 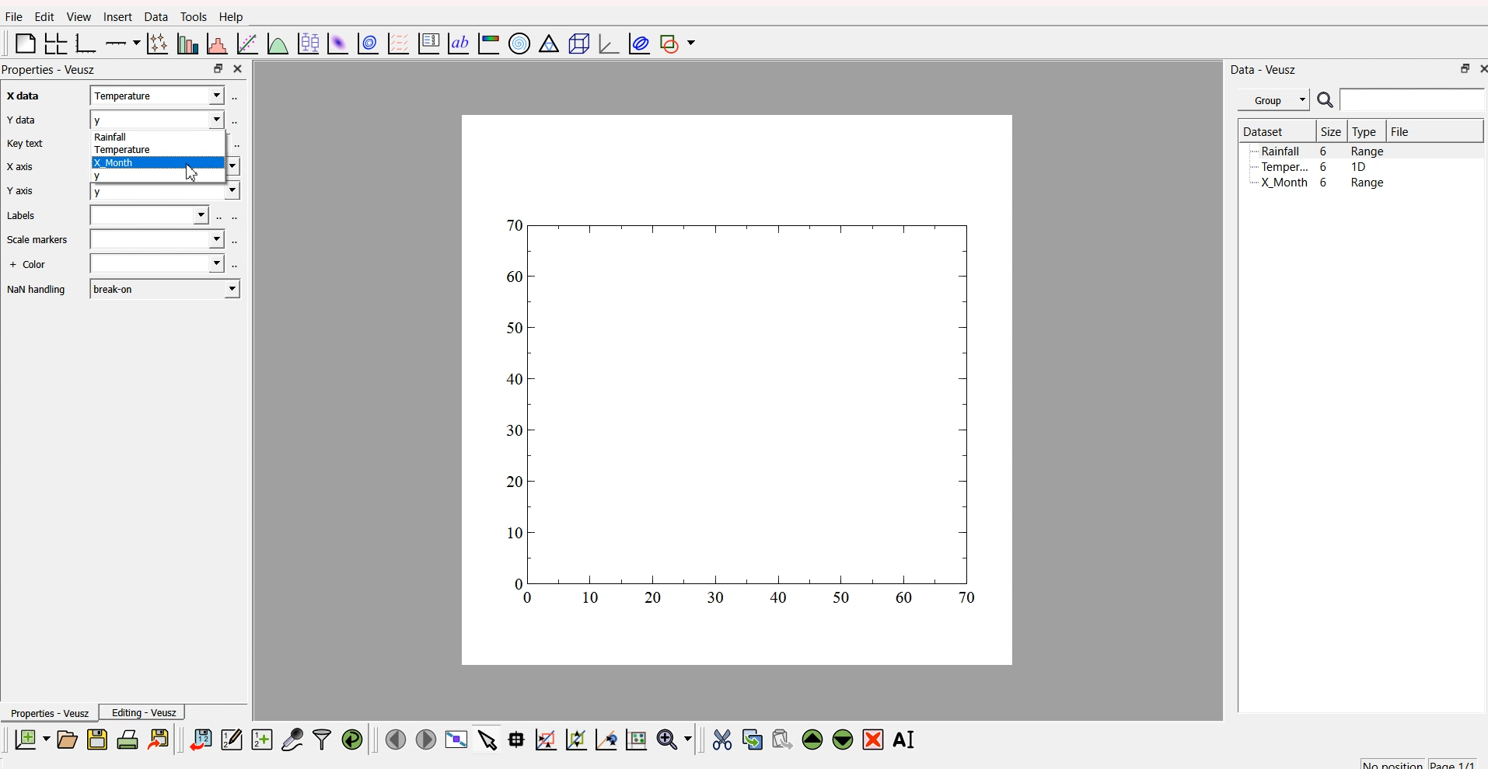 What do you see at coordinates (155, 265) in the screenshot?
I see `field` at bounding box center [155, 265].